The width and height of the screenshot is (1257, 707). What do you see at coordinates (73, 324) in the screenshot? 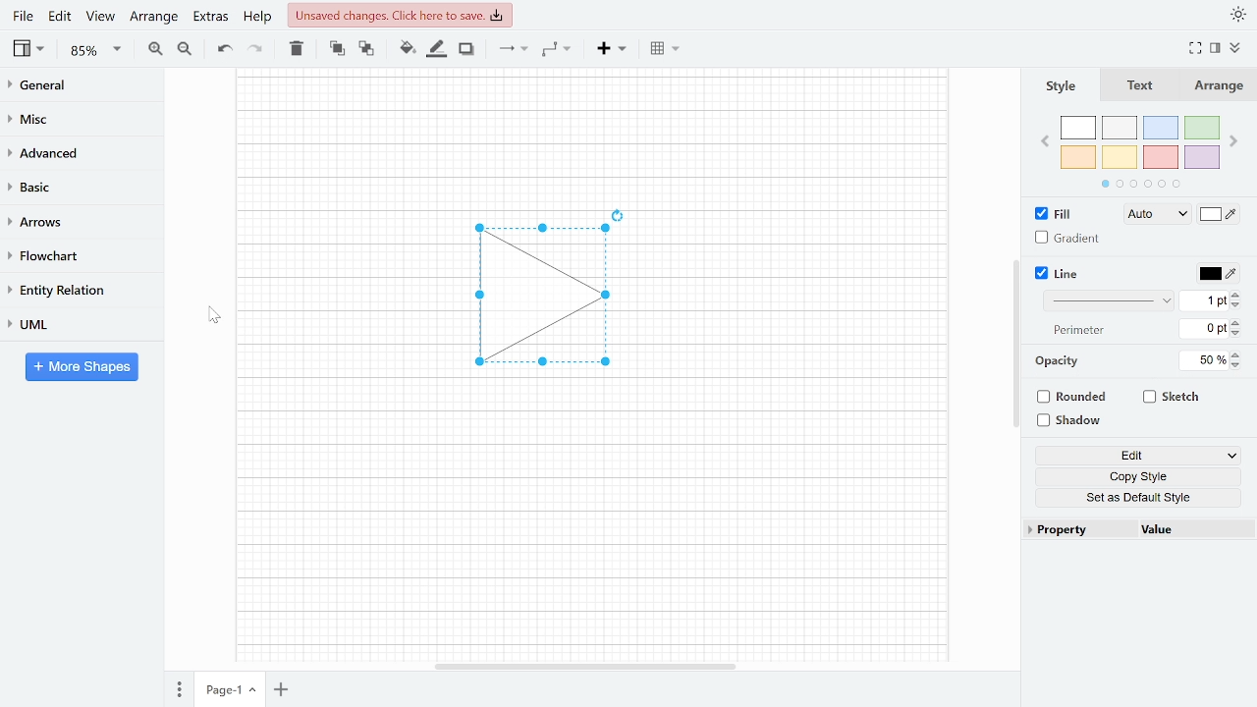
I see `UML` at bounding box center [73, 324].